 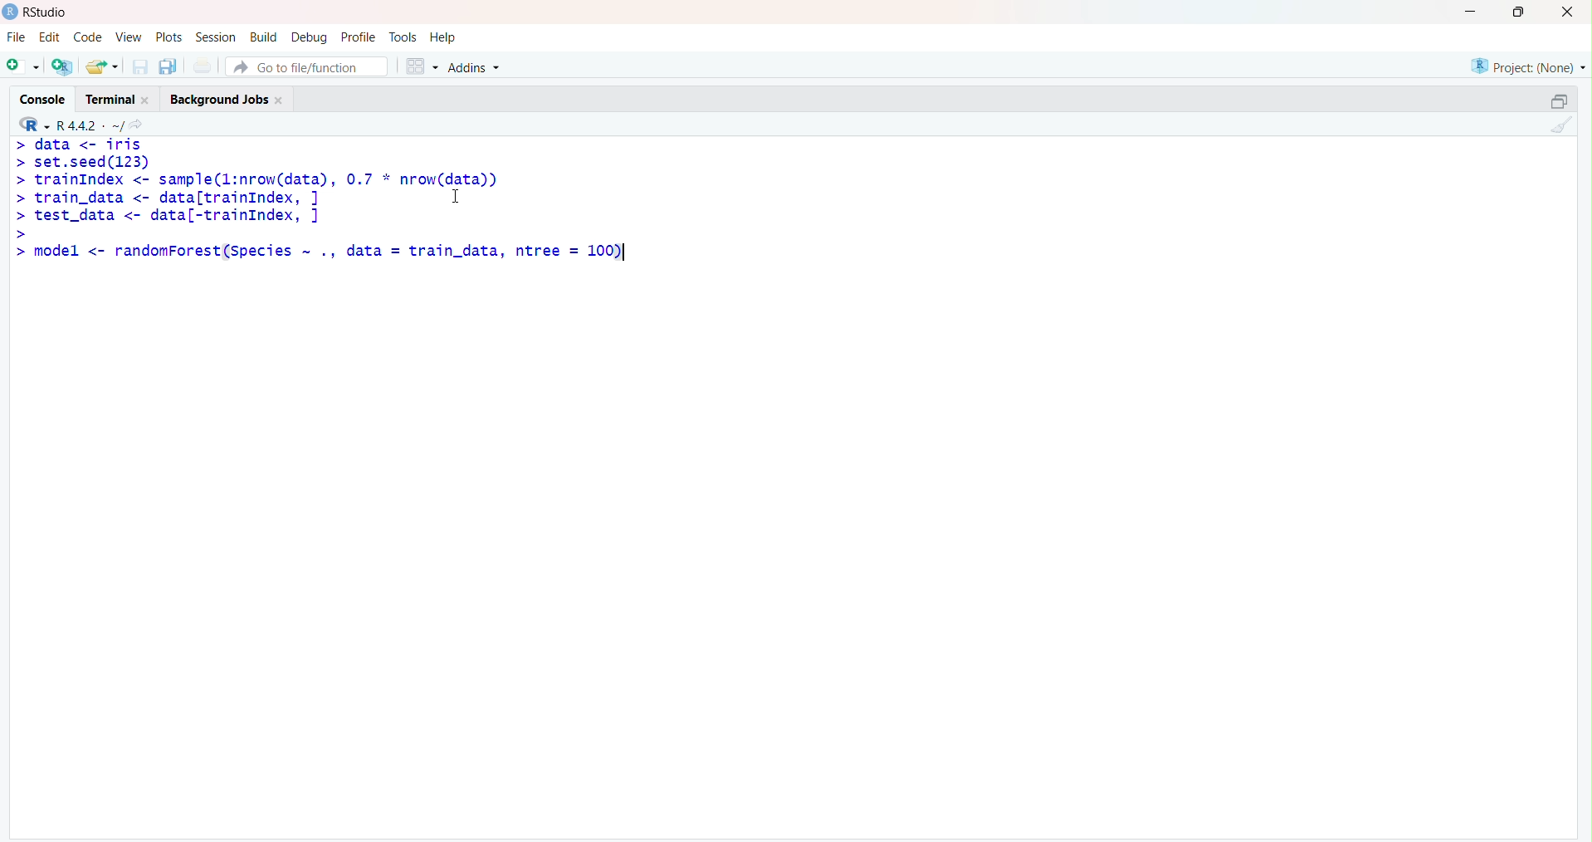 What do you see at coordinates (310, 36) in the screenshot?
I see `Debug` at bounding box center [310, 36].